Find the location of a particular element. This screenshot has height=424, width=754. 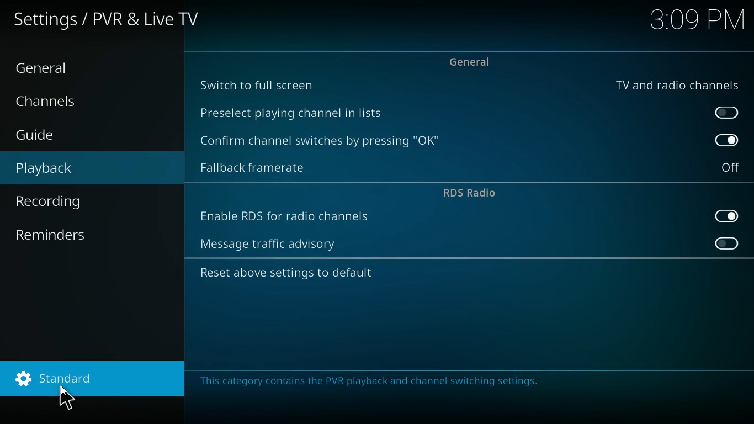

settings is located at coordinates (109, 22).